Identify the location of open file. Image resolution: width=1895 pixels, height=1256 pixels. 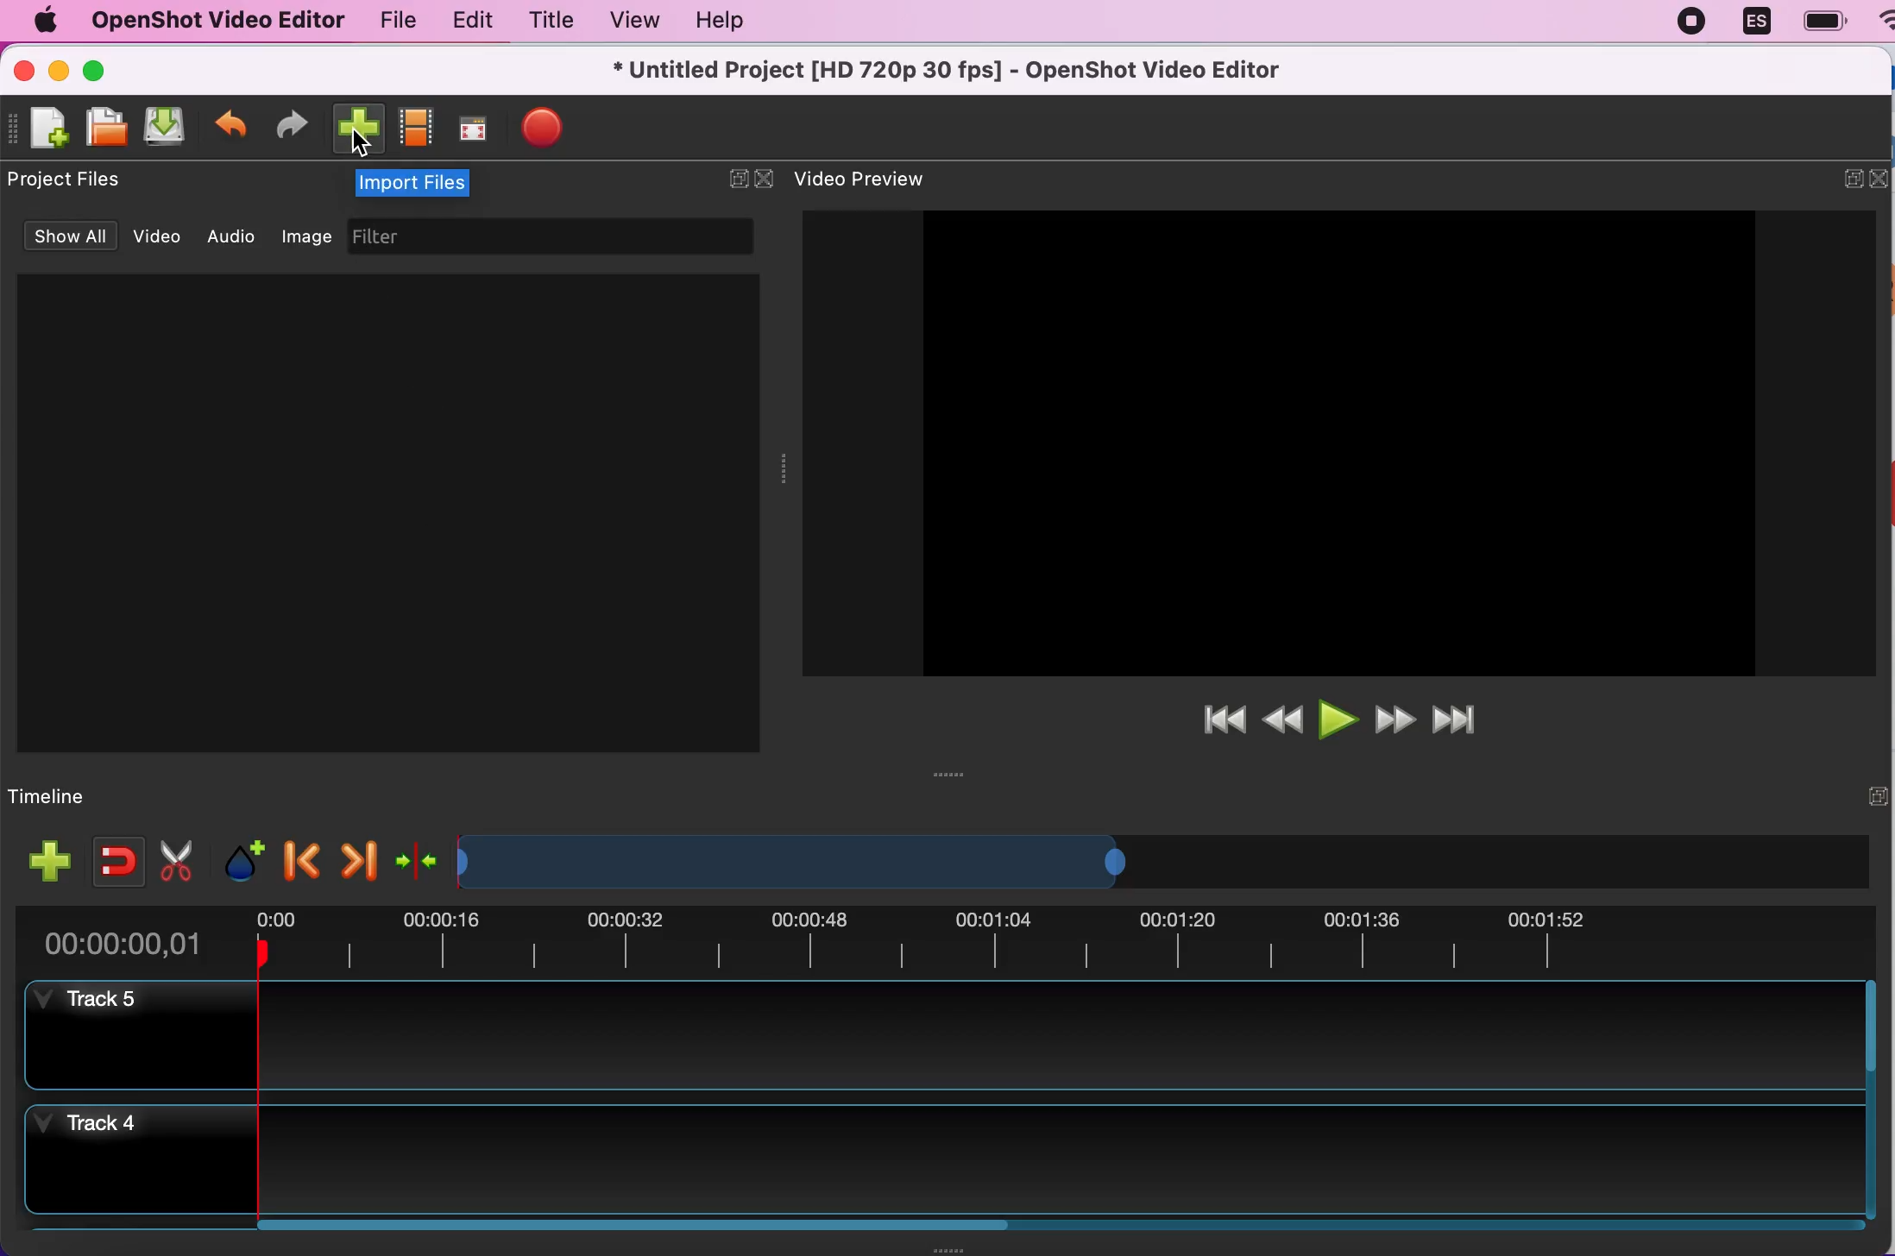
(107, 127).